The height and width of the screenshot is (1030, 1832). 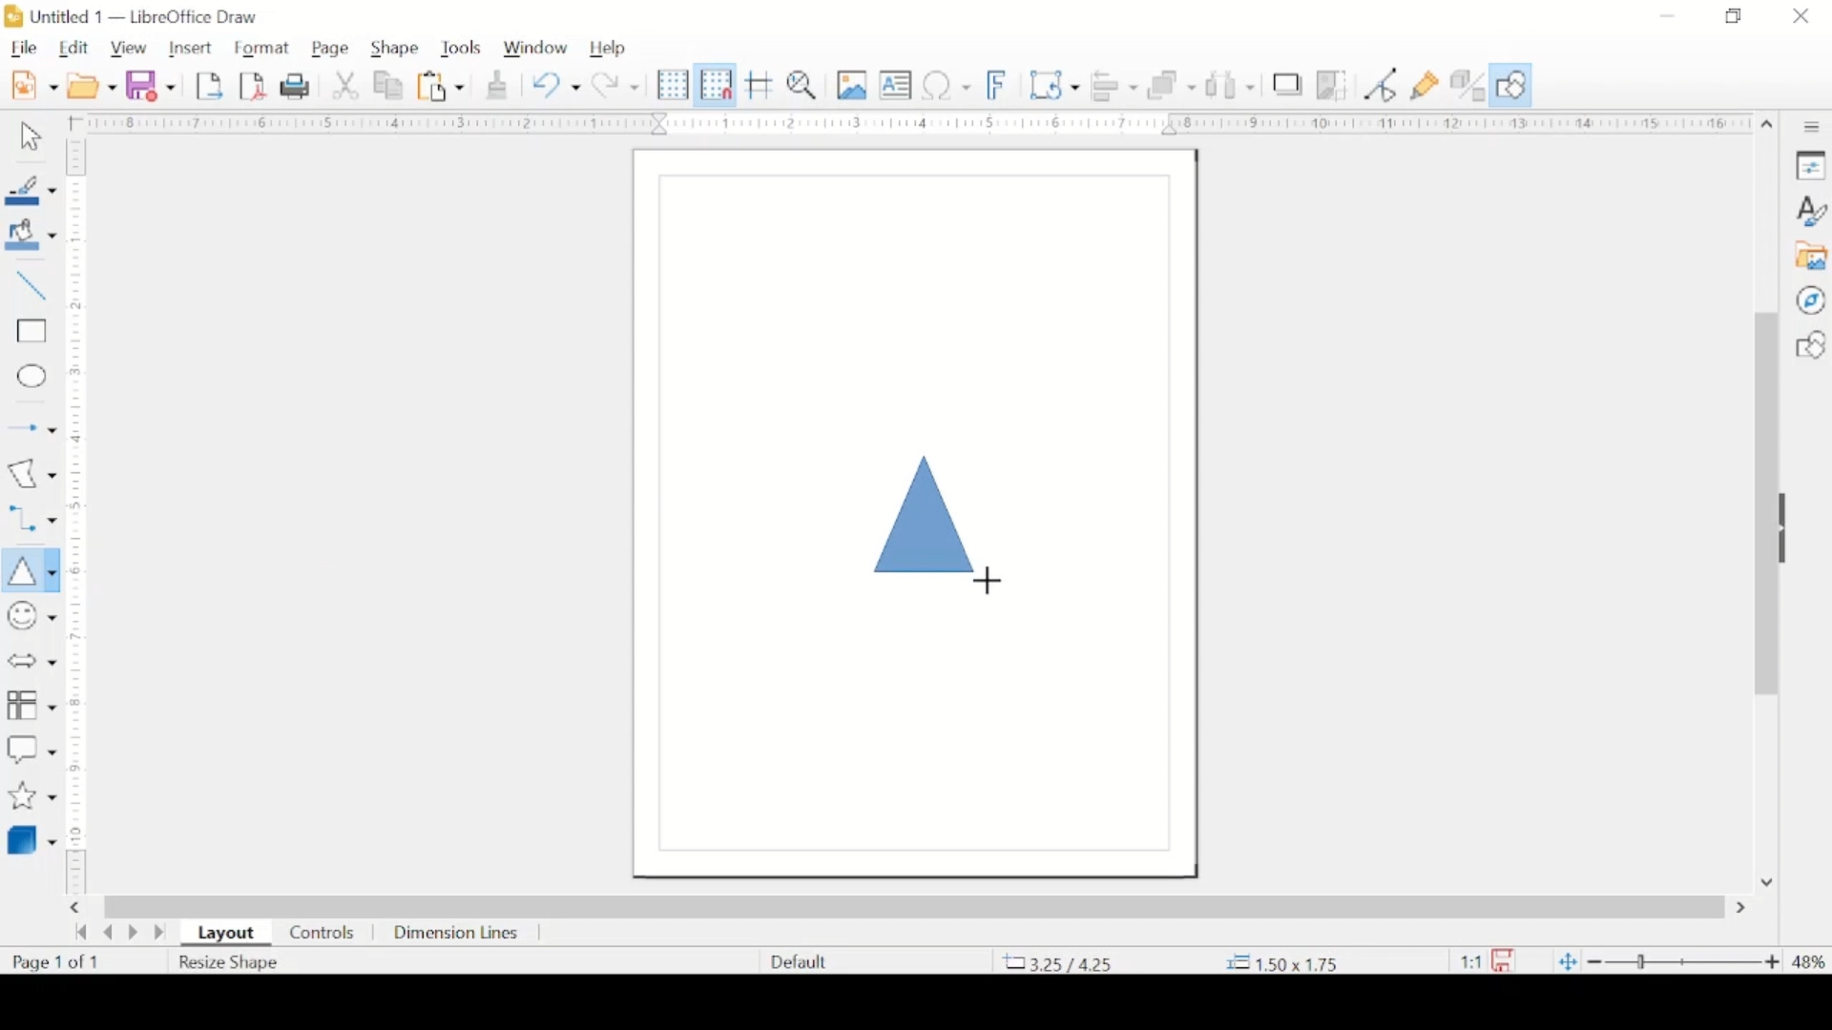 What do you see at coordinates (209, 86) in the screenshot?
I see `export` at bounding box center [209, 86].